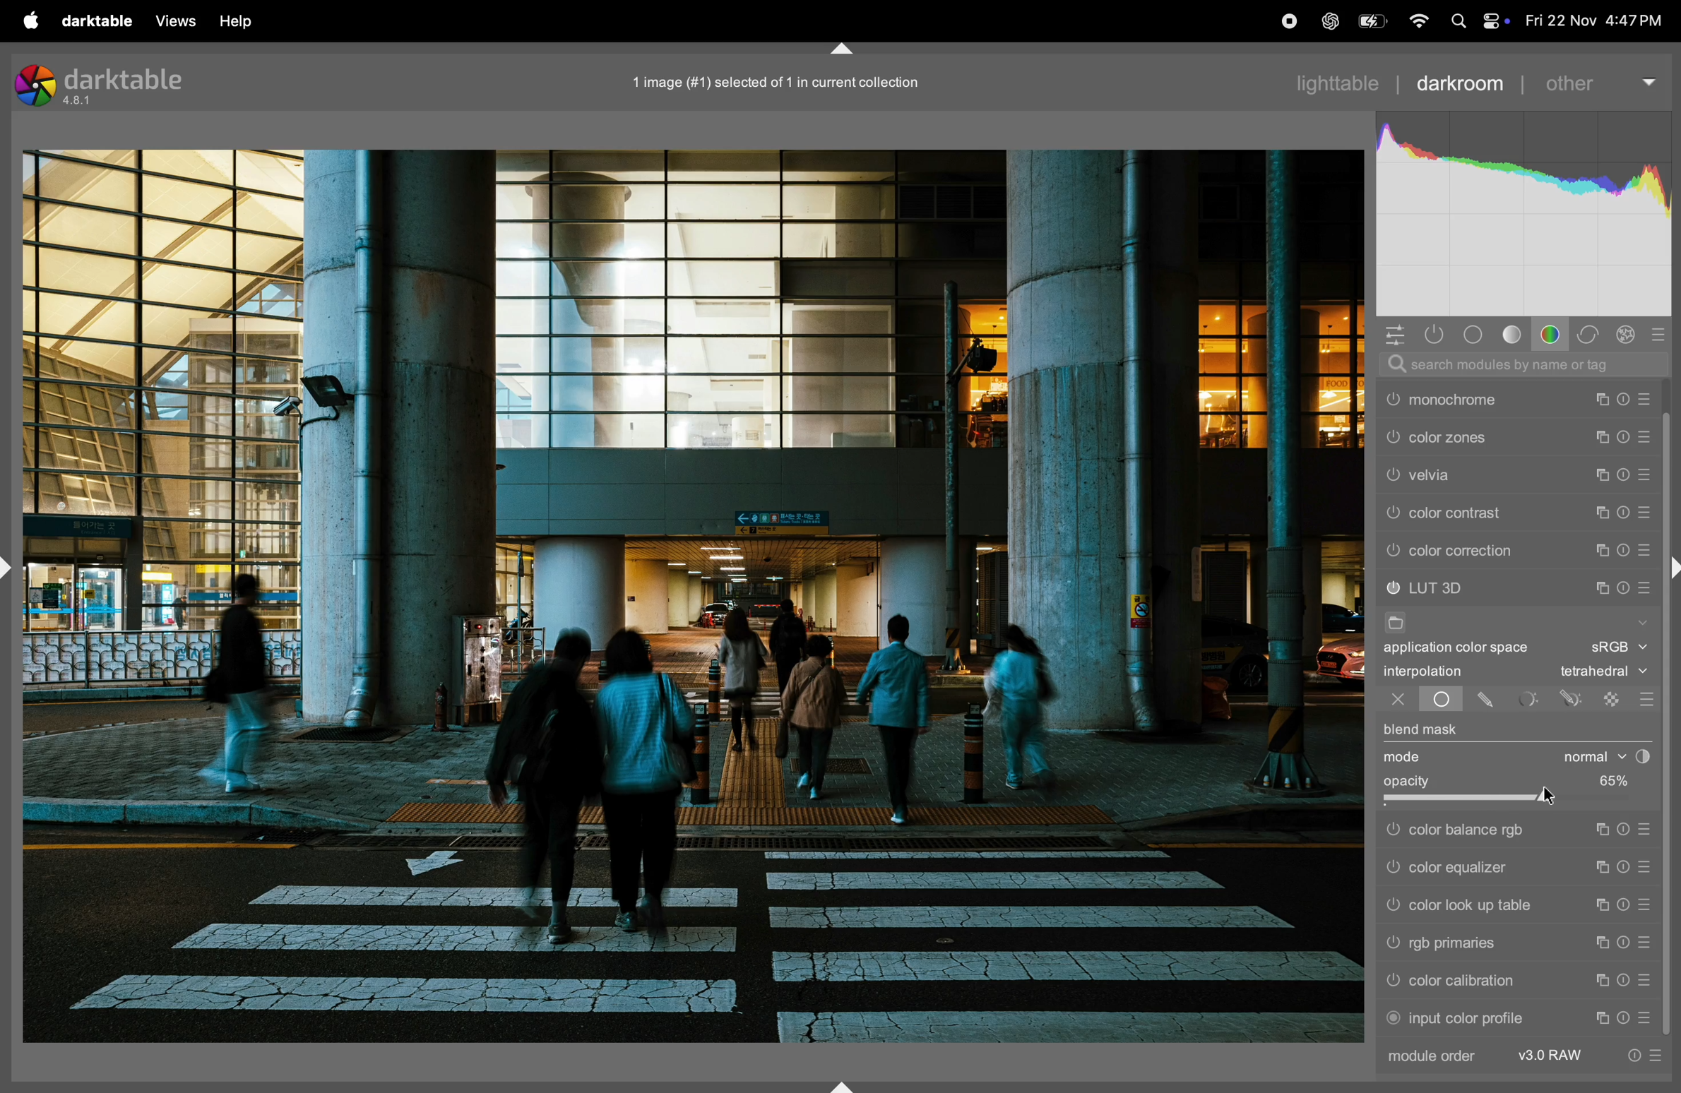 The width and height of the screenshot is (1681, 1093). Describe the element at coordinates (1553, 1056) in the screenshot. I see `v3 raw` at that location.